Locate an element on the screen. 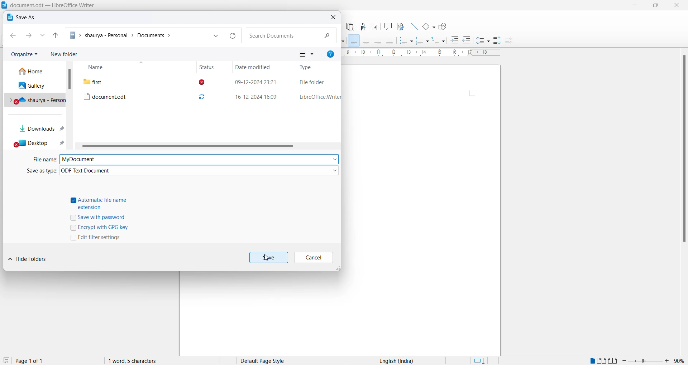  1 word, 5 characters is located at coordinates (150, 361).